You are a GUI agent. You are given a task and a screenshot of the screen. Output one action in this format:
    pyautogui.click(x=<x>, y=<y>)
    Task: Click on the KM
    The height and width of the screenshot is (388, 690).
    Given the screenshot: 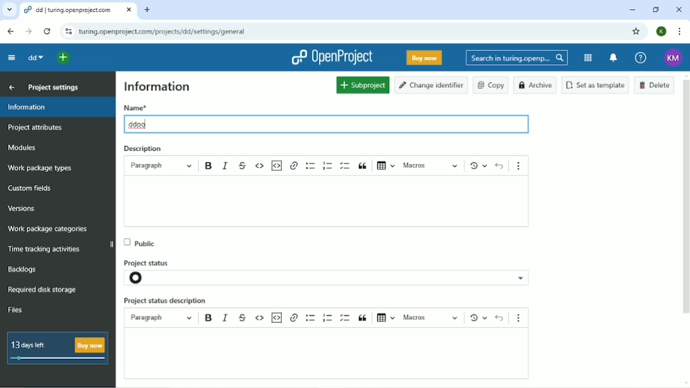 What is the action you would take?
    pyautogui.click(x=675, y=57)
    